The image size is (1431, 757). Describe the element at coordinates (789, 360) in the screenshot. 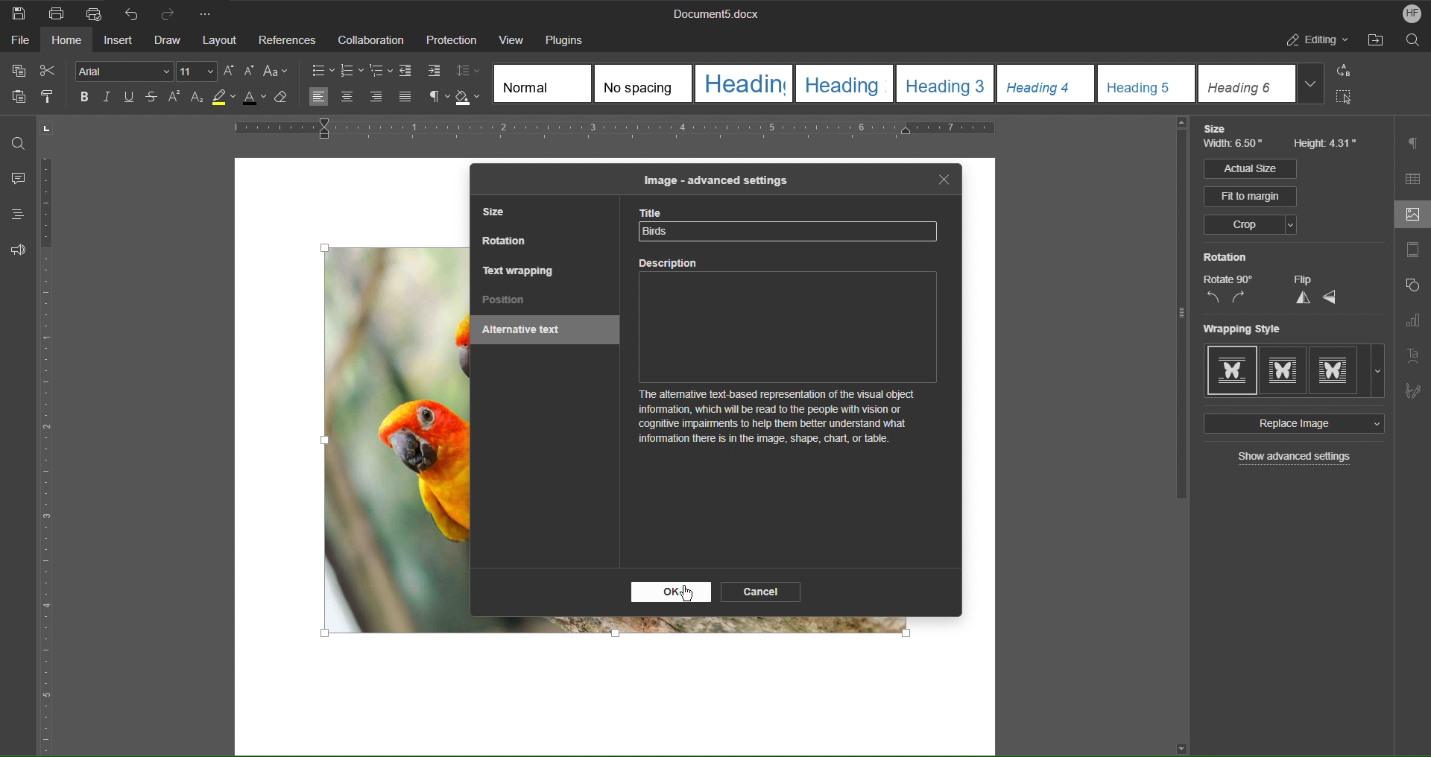

I see `Description` at that location.